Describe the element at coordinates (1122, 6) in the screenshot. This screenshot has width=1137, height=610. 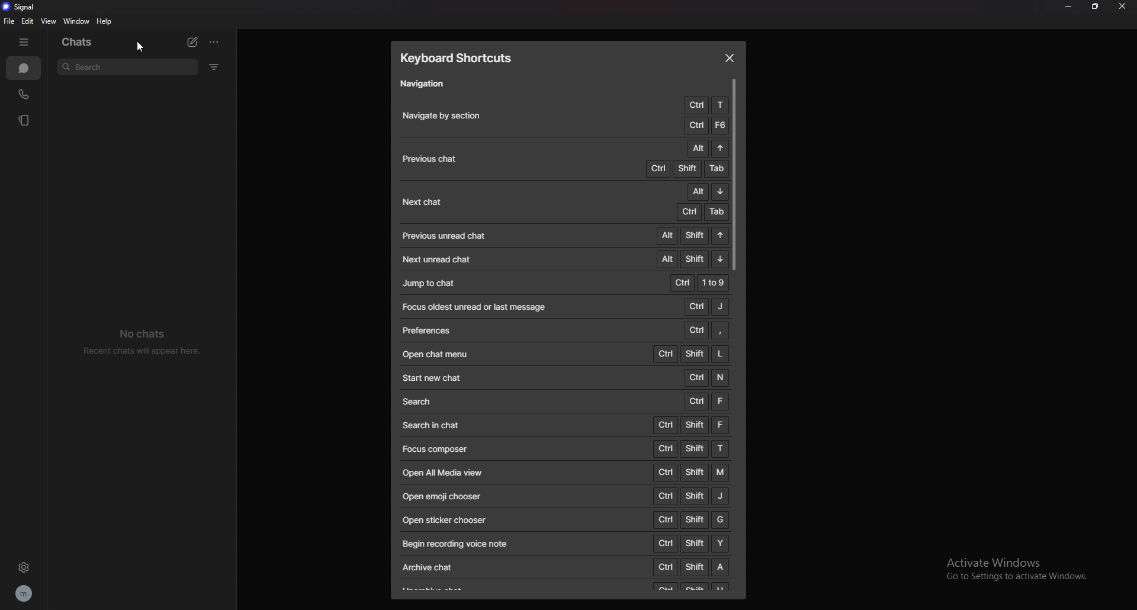
I see `close` at that location.